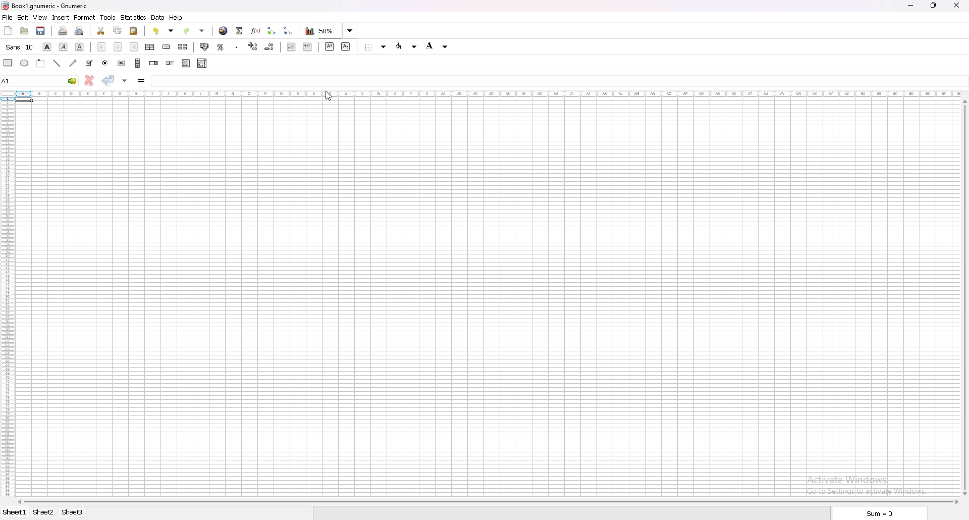 Image resolution: width=969 pixels, height=520 pixels. I want to click on tools, so click(109, 17).